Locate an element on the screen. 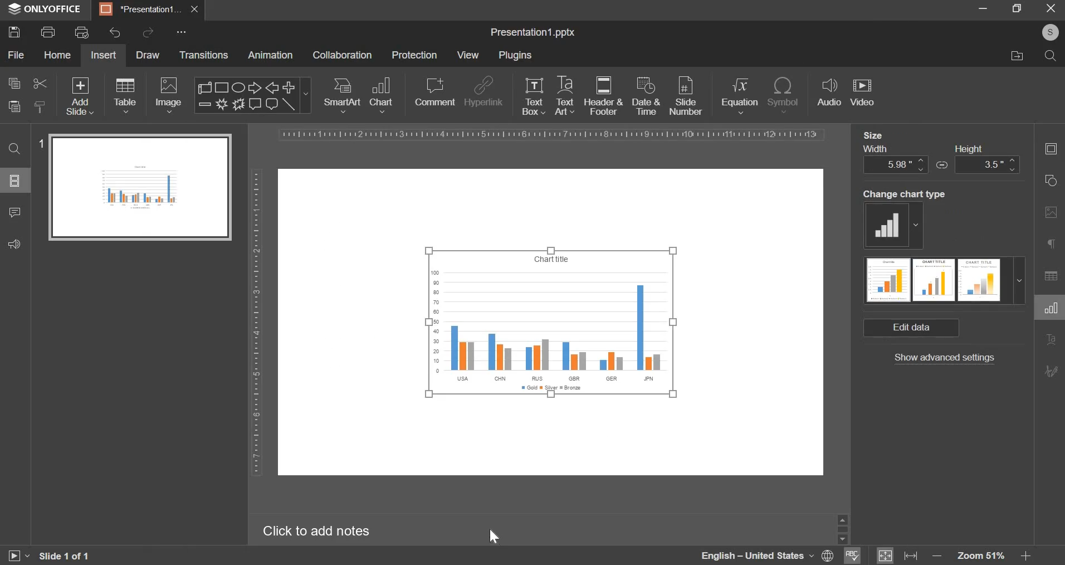 The width and height of the screenshot is (1065, 565). print is located at coordinates (47, 32).